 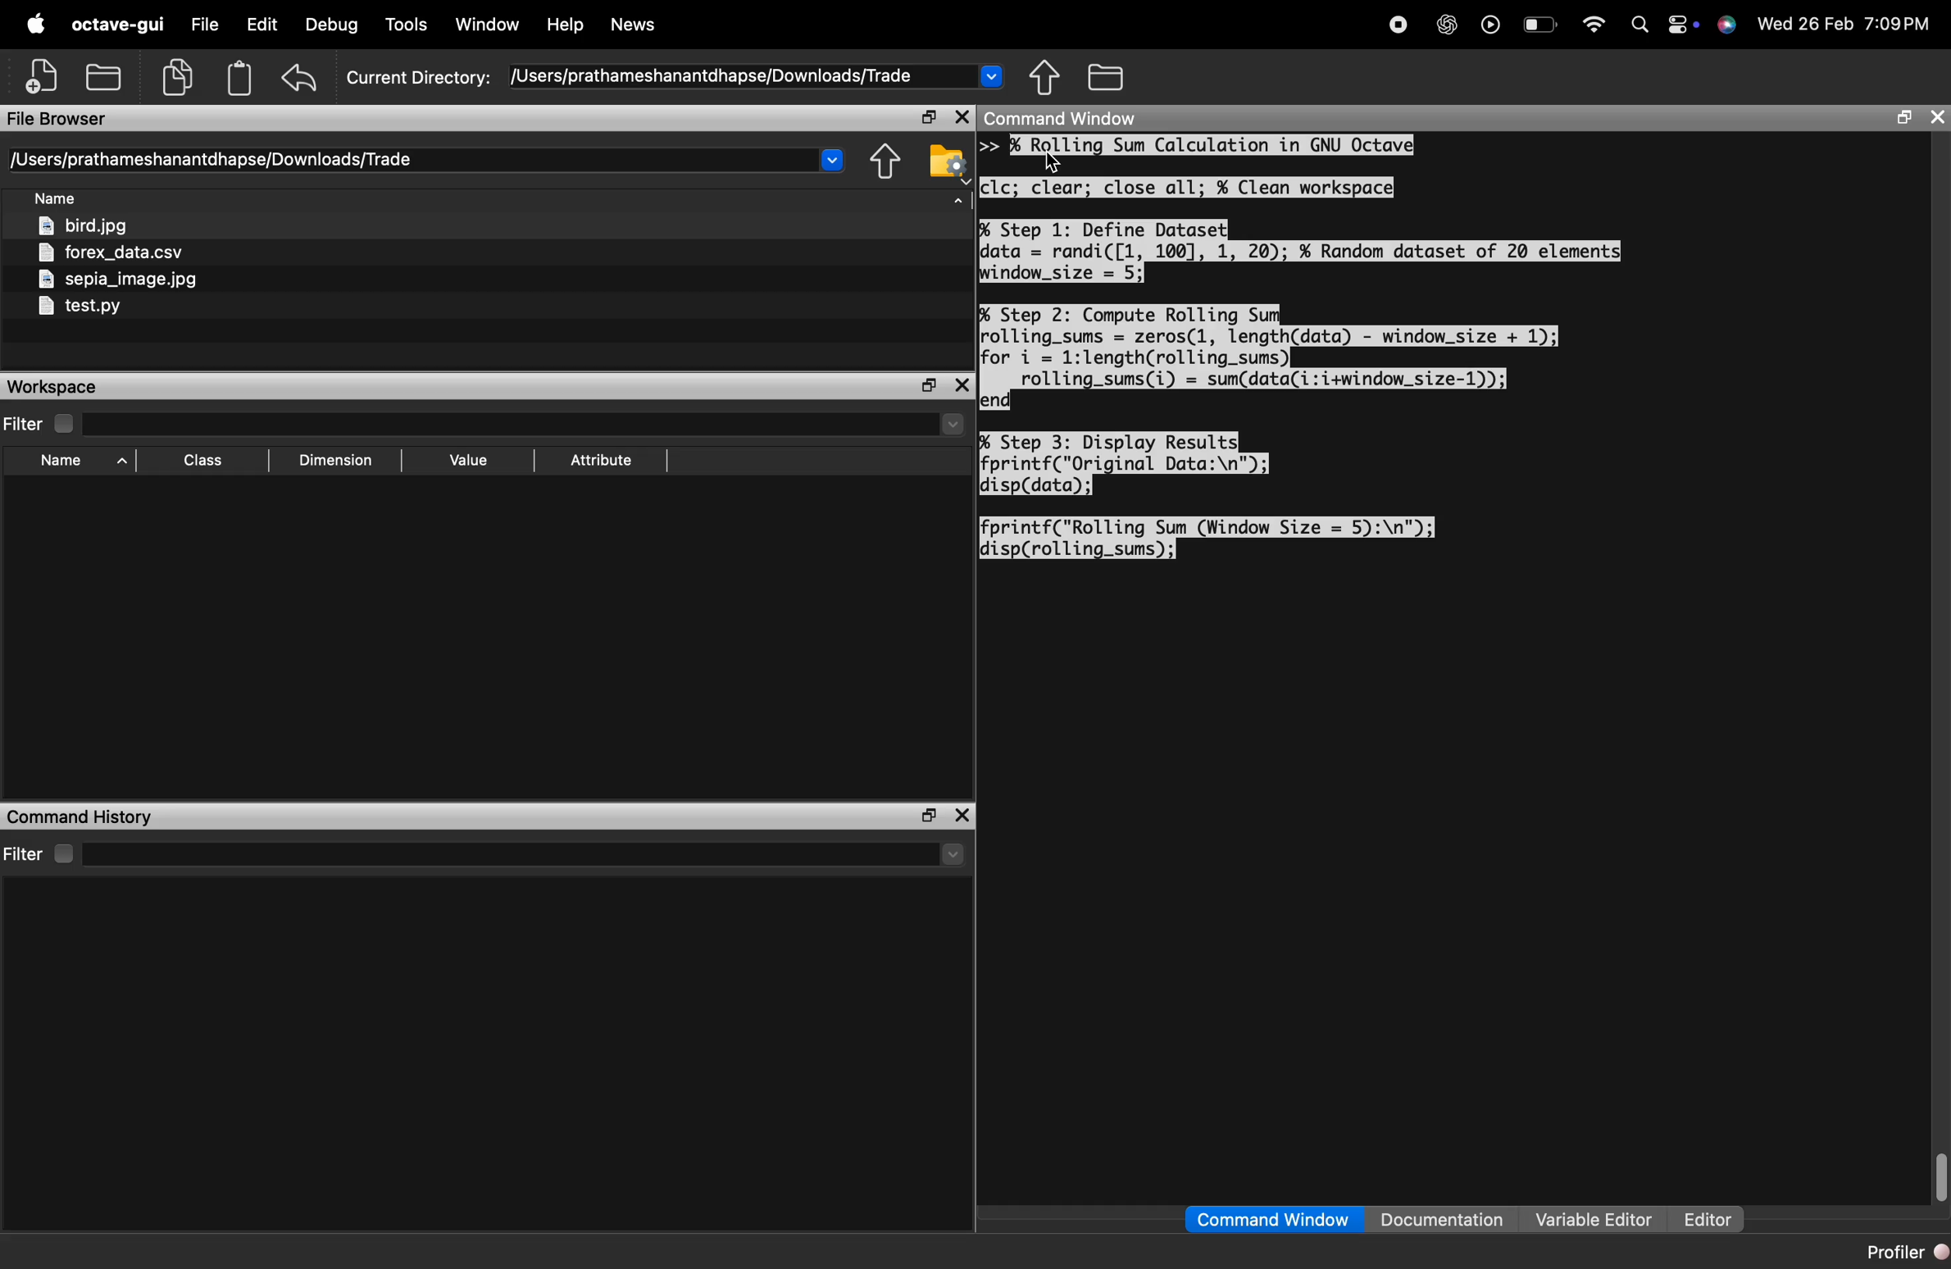 What do you see at coordinates (209, 25) in the screenshot?
I see `file` at bounding box center [209, 25].